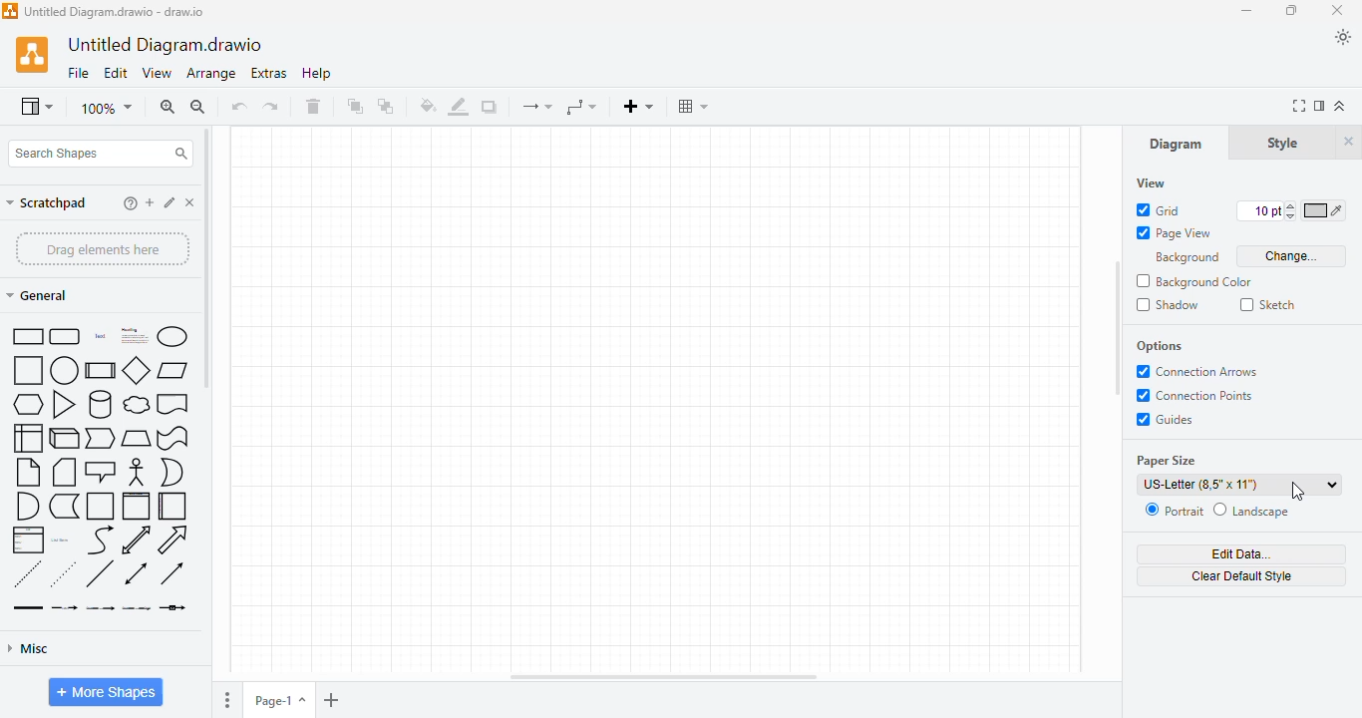 The image size is (1362, 718). What do you see at coordinates (172, 371) in the screenshot?
I see `parallelogram` at bounding box center [172, 371].